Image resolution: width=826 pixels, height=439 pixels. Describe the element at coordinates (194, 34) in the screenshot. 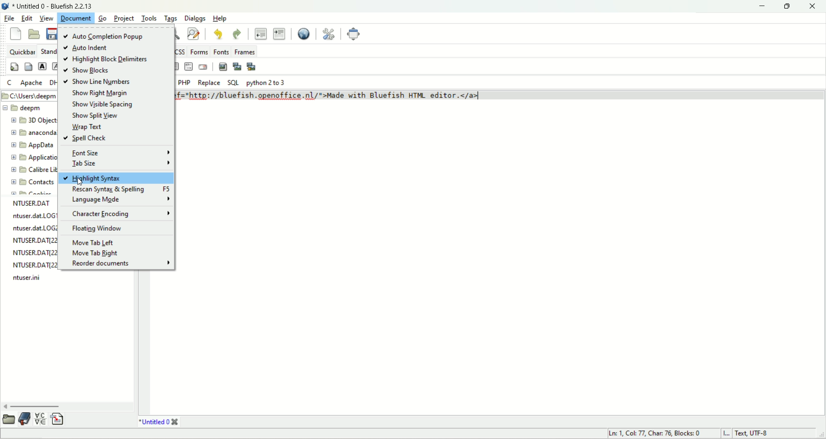

I see `advanced find and replace` at that location.